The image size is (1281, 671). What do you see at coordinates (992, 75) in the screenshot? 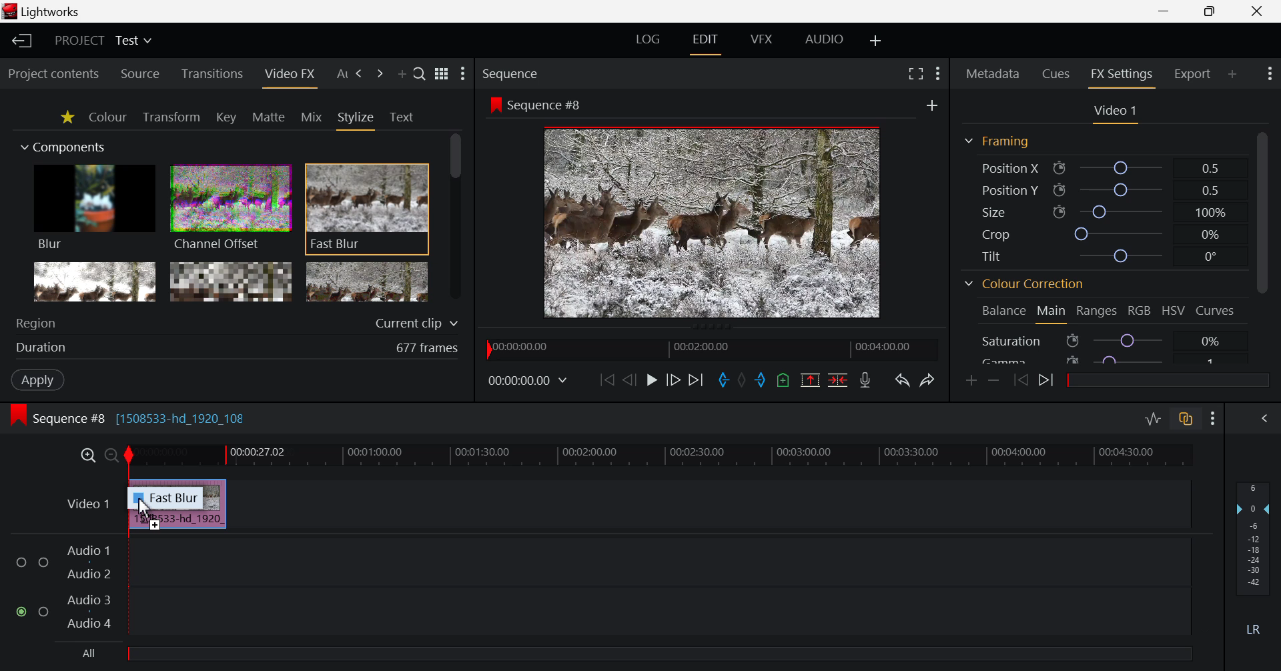
I see `Metadata` at bounding box center [992, 75].